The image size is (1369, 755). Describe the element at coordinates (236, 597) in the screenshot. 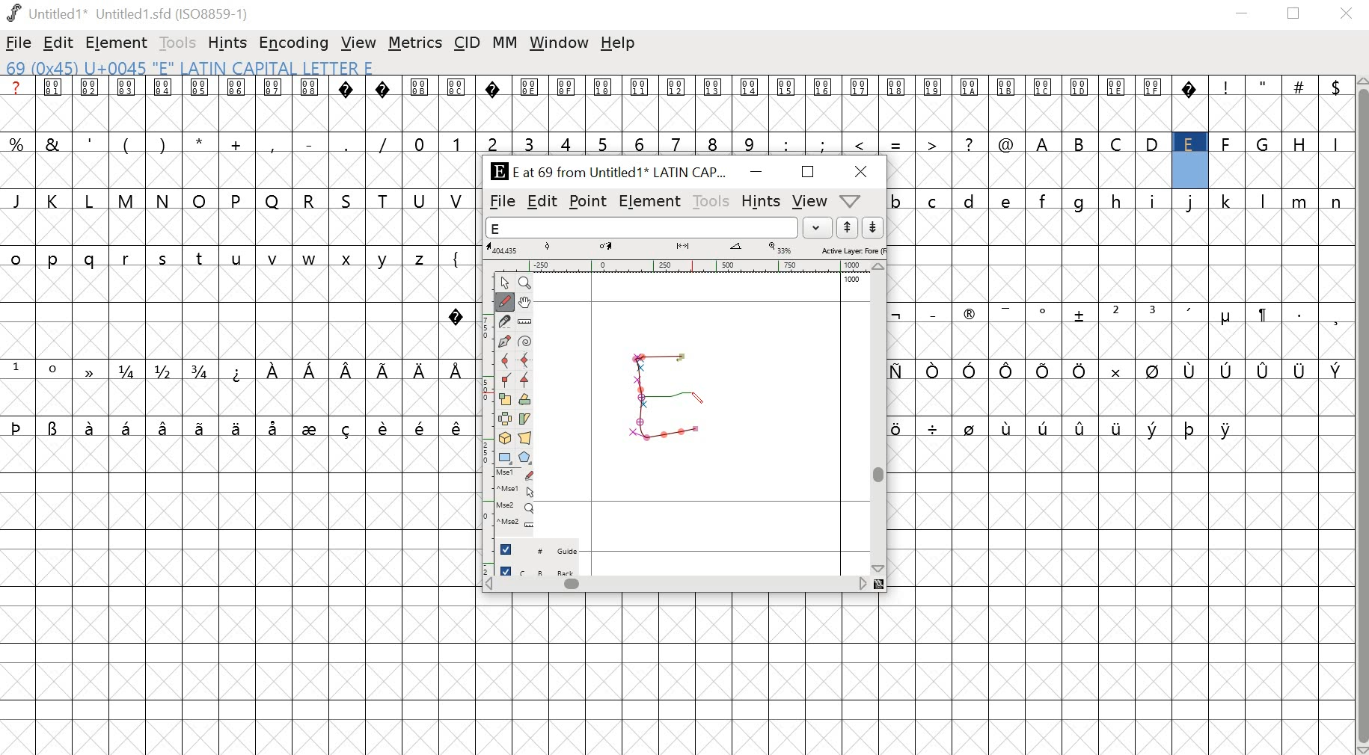

I see `empty cells` at that location.